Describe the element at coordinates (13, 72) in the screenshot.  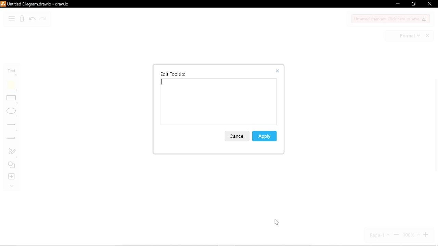
I see `text` at that location.